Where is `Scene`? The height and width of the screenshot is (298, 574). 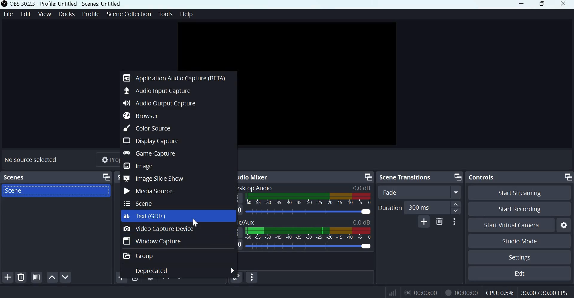 Scene is located at coordinates (19, 190).